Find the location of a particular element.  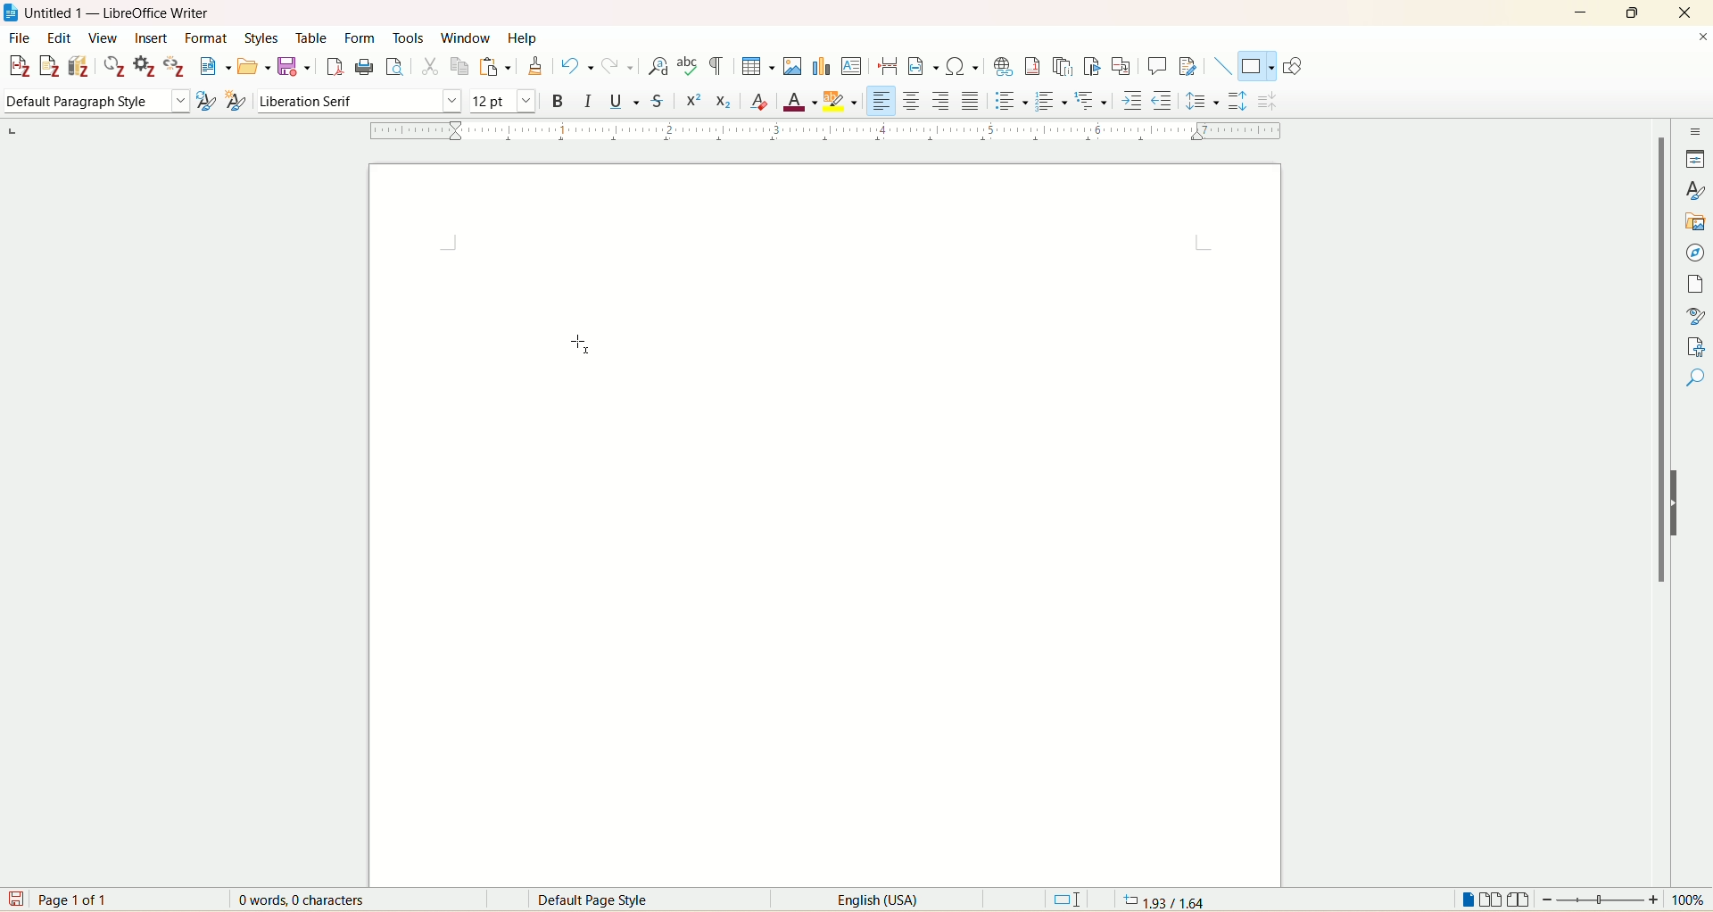

find is located at coordinates (1696, 410).